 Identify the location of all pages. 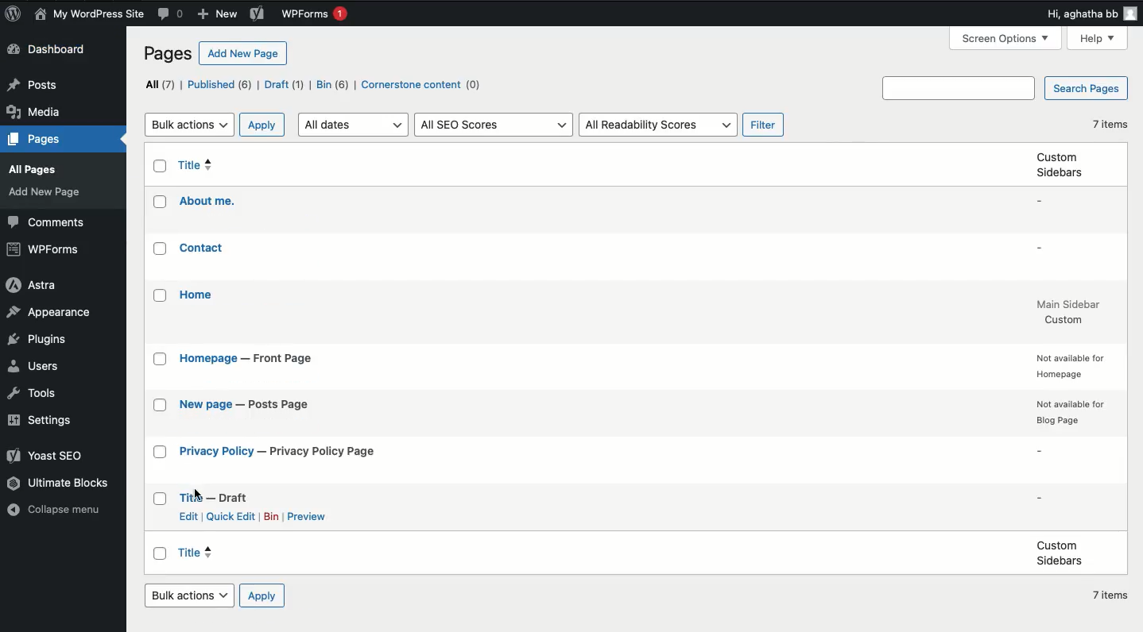
(36, 170).